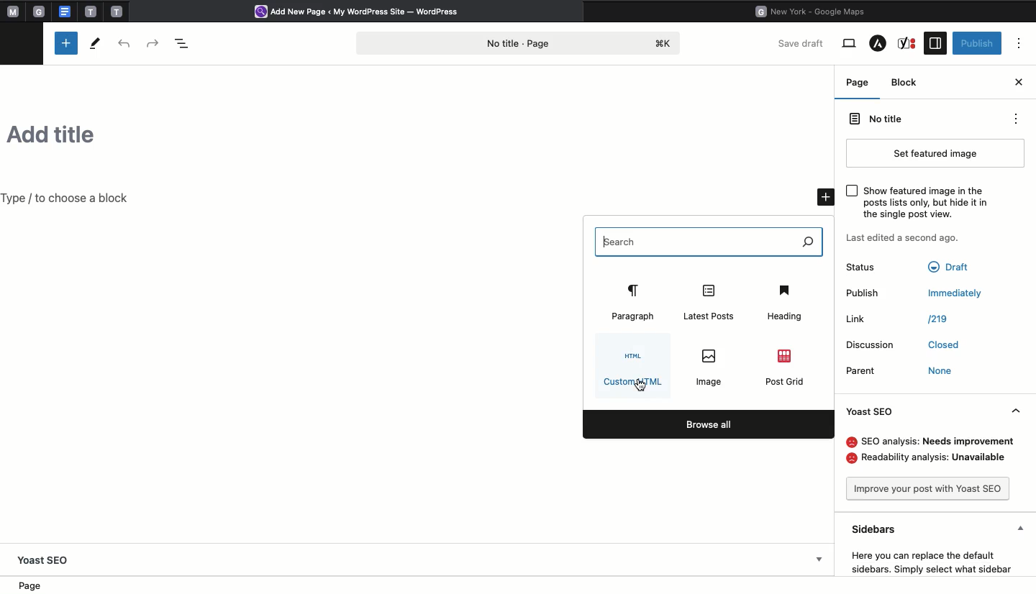 The height and width of the screenshot is (594, 1036). I want to click on Publish, so click(917, 297).